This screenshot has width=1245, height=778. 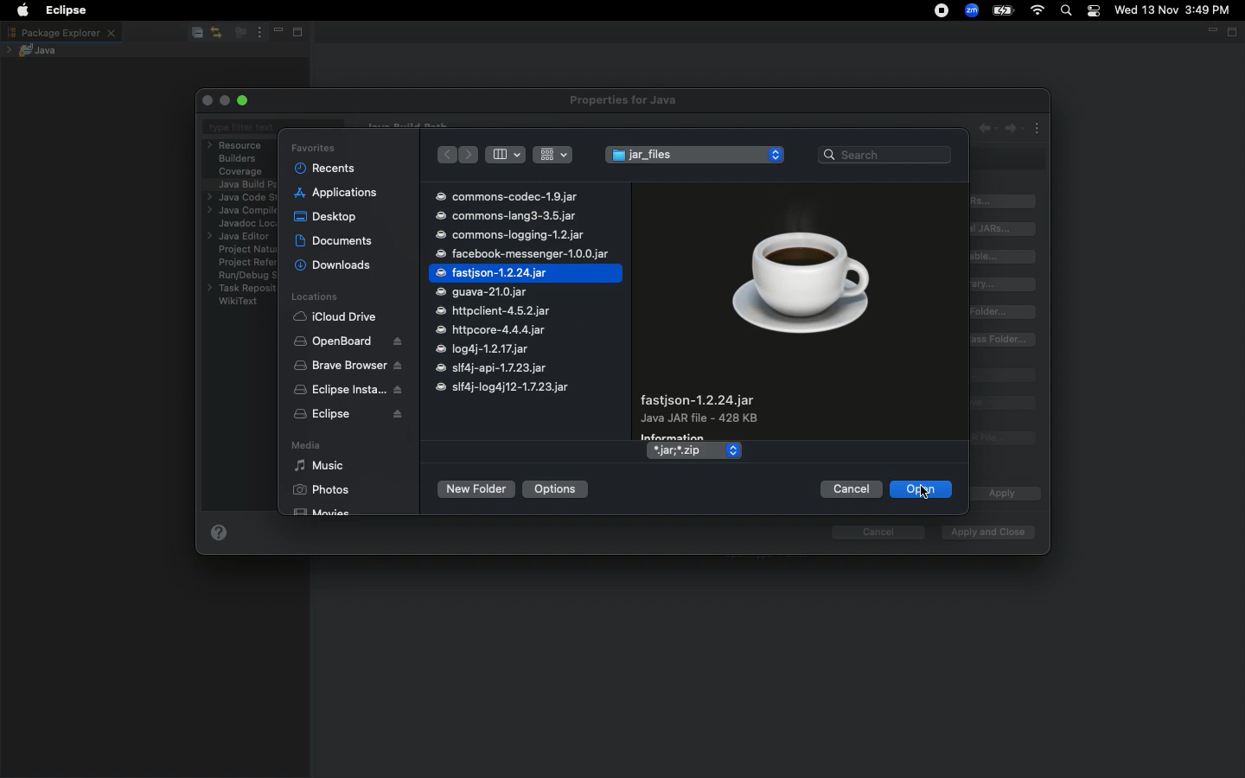 I want to click on Resource, so click(x=237, y=145).